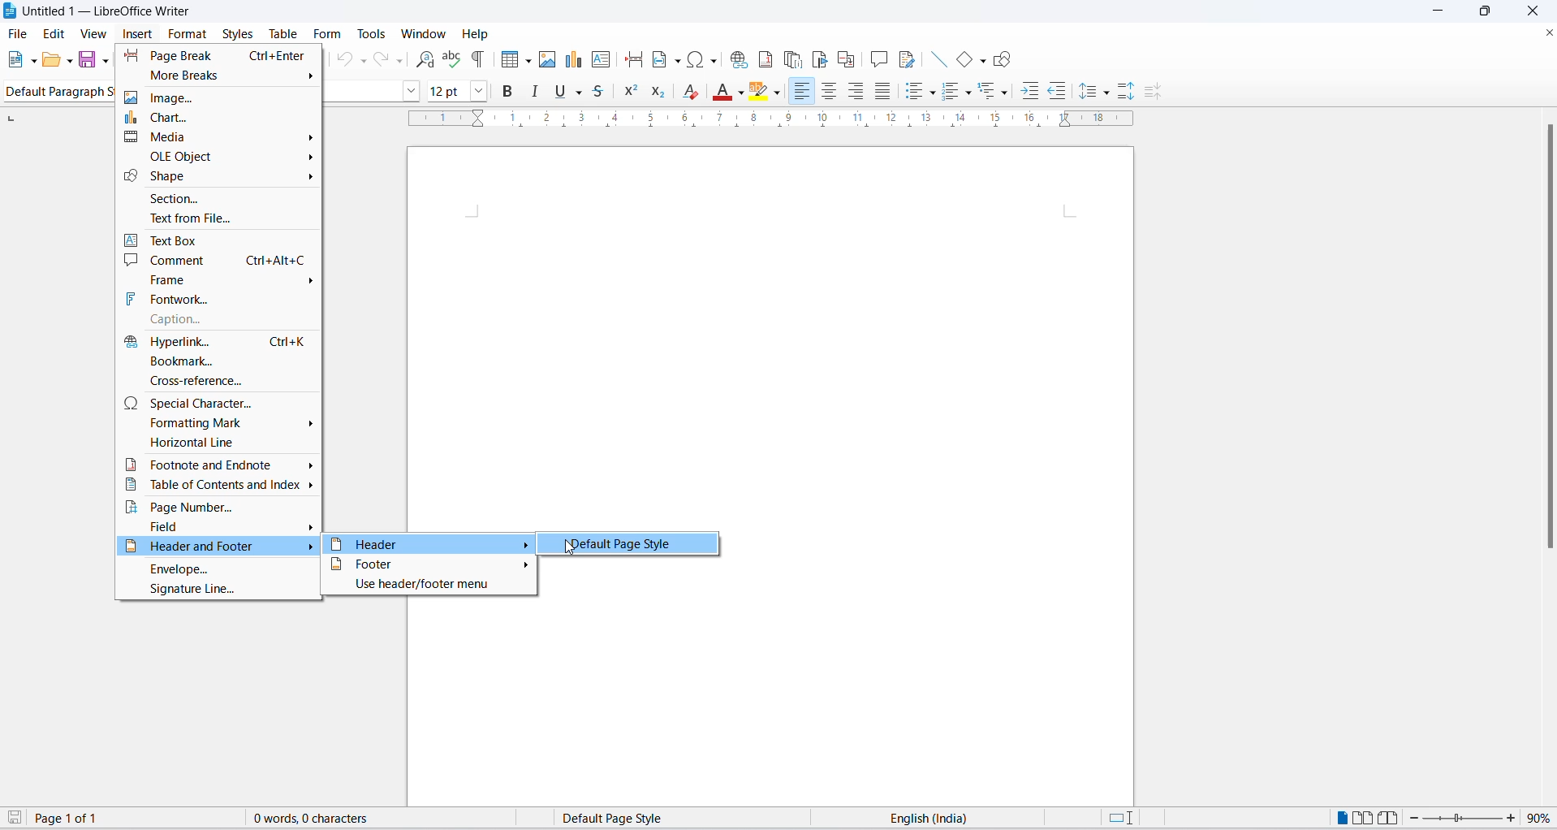 The height and width of the screenshot is (830, 1557). I want to click on italic, so click(535, 92).